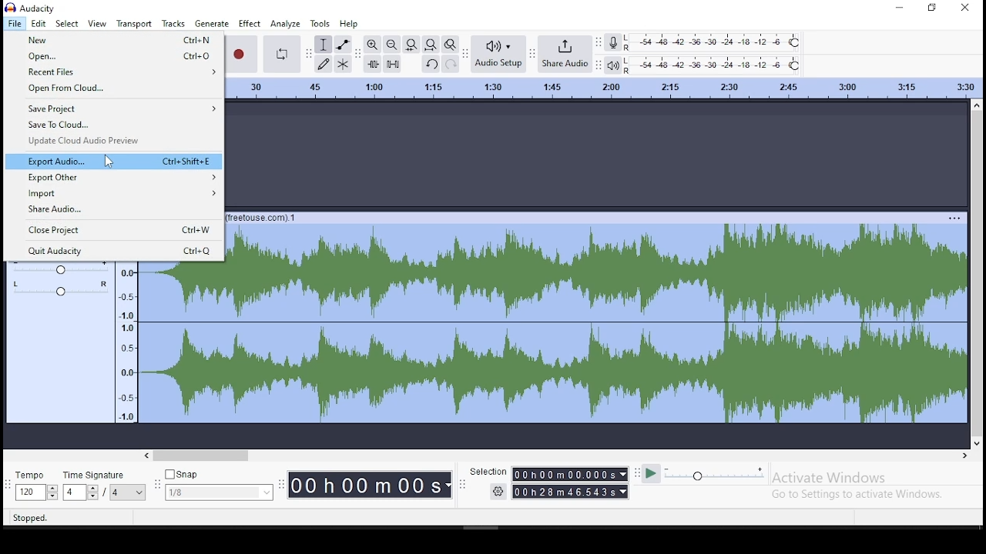 Image resolution: width=986 pixels, height=554 pixels. Describe the element at coordinates (39, 23) in the screenshot. I see `edit` at that location.